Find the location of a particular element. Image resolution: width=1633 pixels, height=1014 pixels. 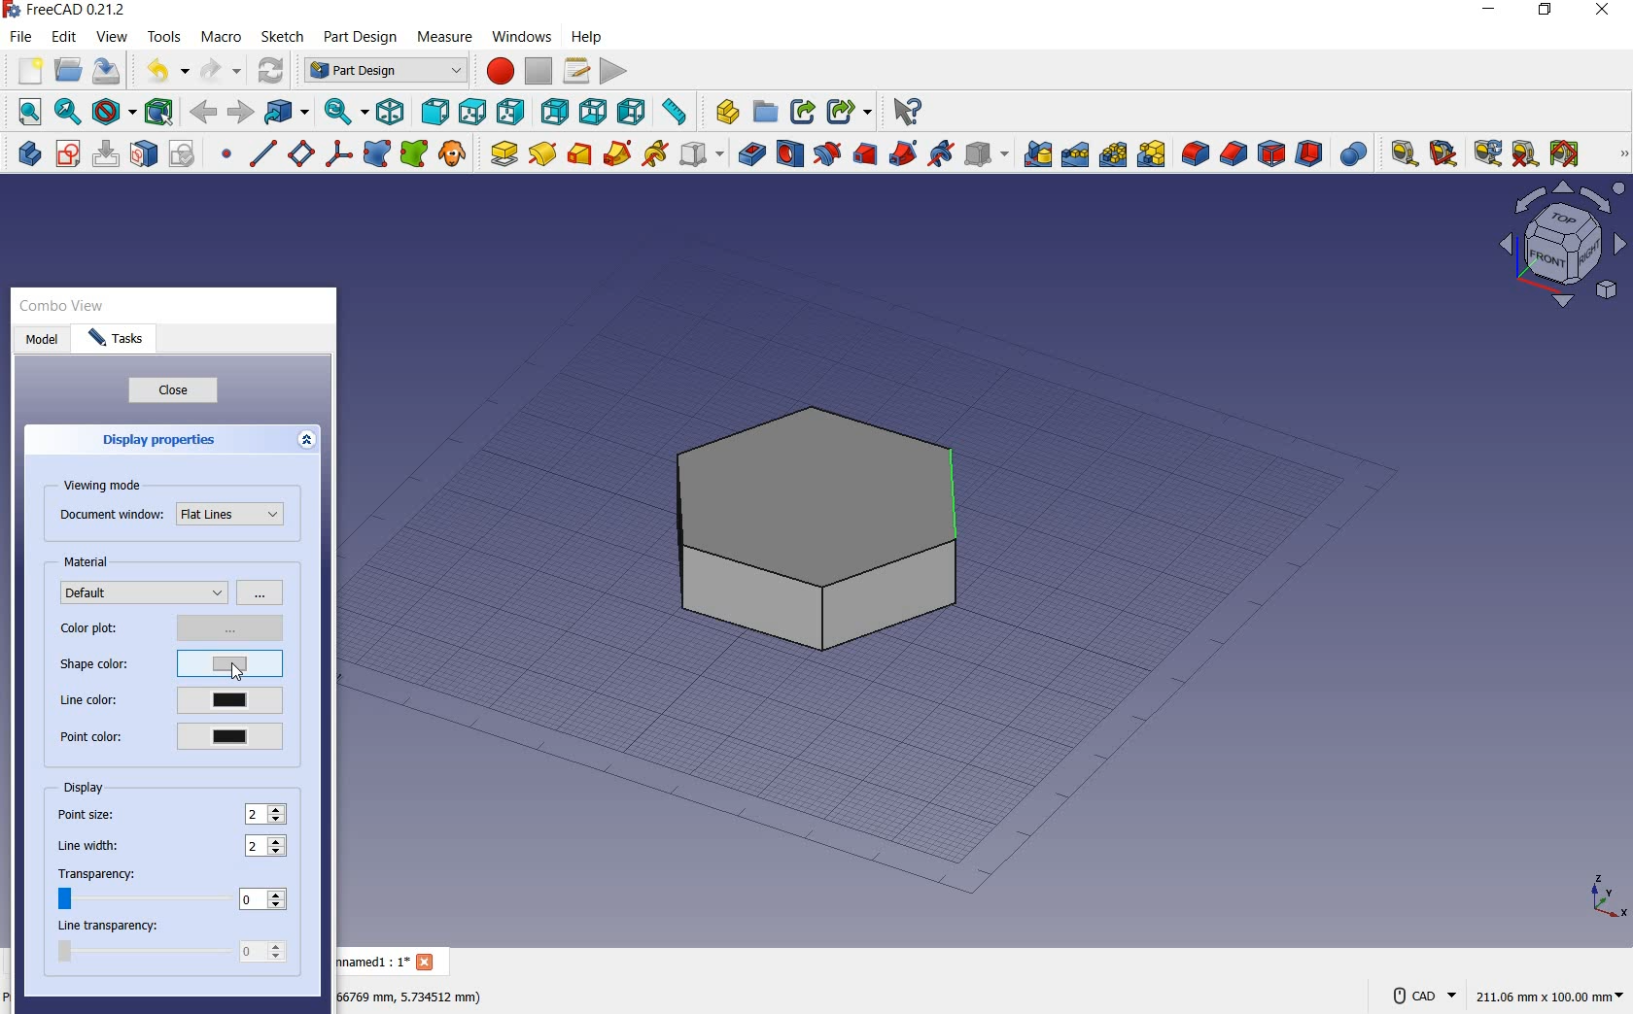

additive helix is located at coordinates (656, 153).